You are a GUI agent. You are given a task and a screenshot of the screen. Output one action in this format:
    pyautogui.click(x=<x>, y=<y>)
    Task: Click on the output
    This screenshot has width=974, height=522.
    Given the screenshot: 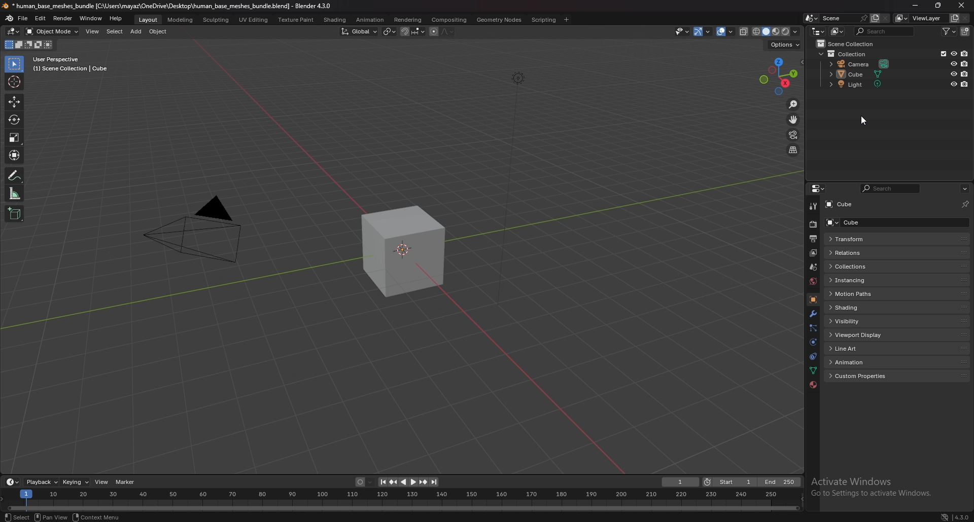 What is the action you would take?
    pyautogui.click(x=813, y=239)
    